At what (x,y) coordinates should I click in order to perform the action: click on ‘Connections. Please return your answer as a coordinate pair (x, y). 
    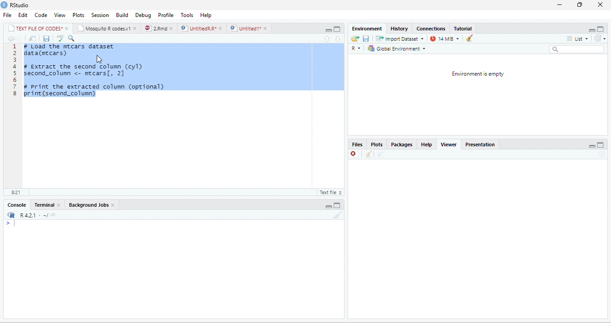
    Looking at the image, I should click on (430, 29).